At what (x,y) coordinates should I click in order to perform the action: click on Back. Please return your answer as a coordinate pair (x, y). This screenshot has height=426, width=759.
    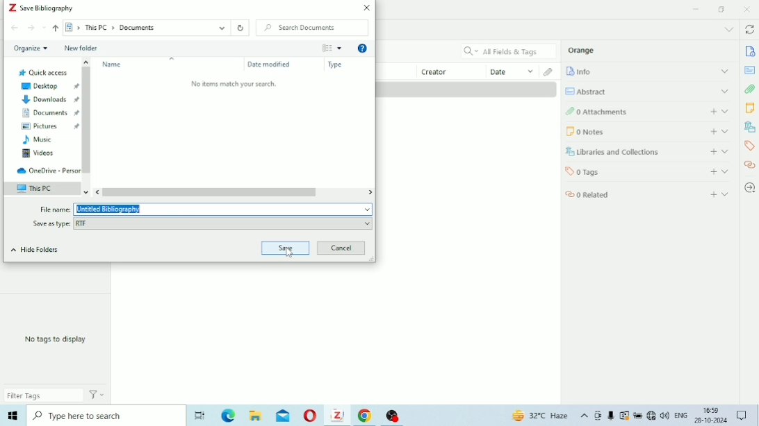
    Looking at the image, I should click on (15, 28).